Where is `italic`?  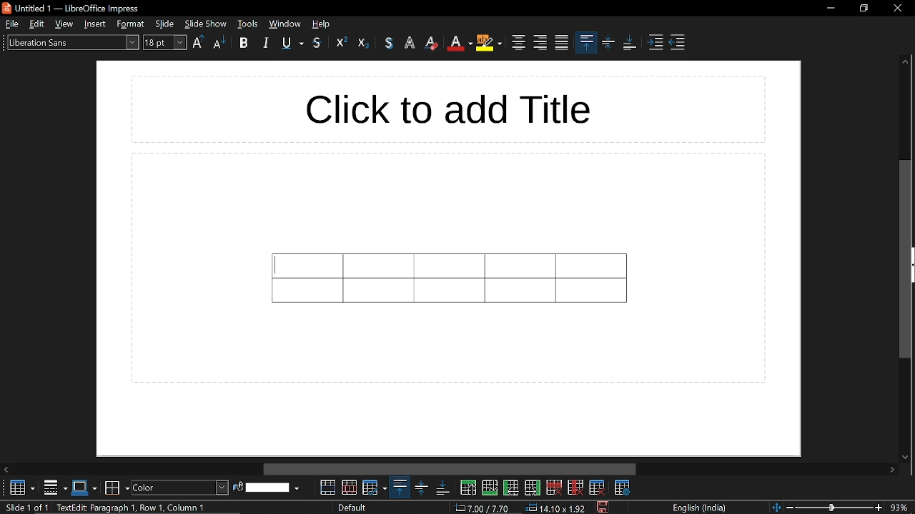
italic is located at coordinates (266, 41).